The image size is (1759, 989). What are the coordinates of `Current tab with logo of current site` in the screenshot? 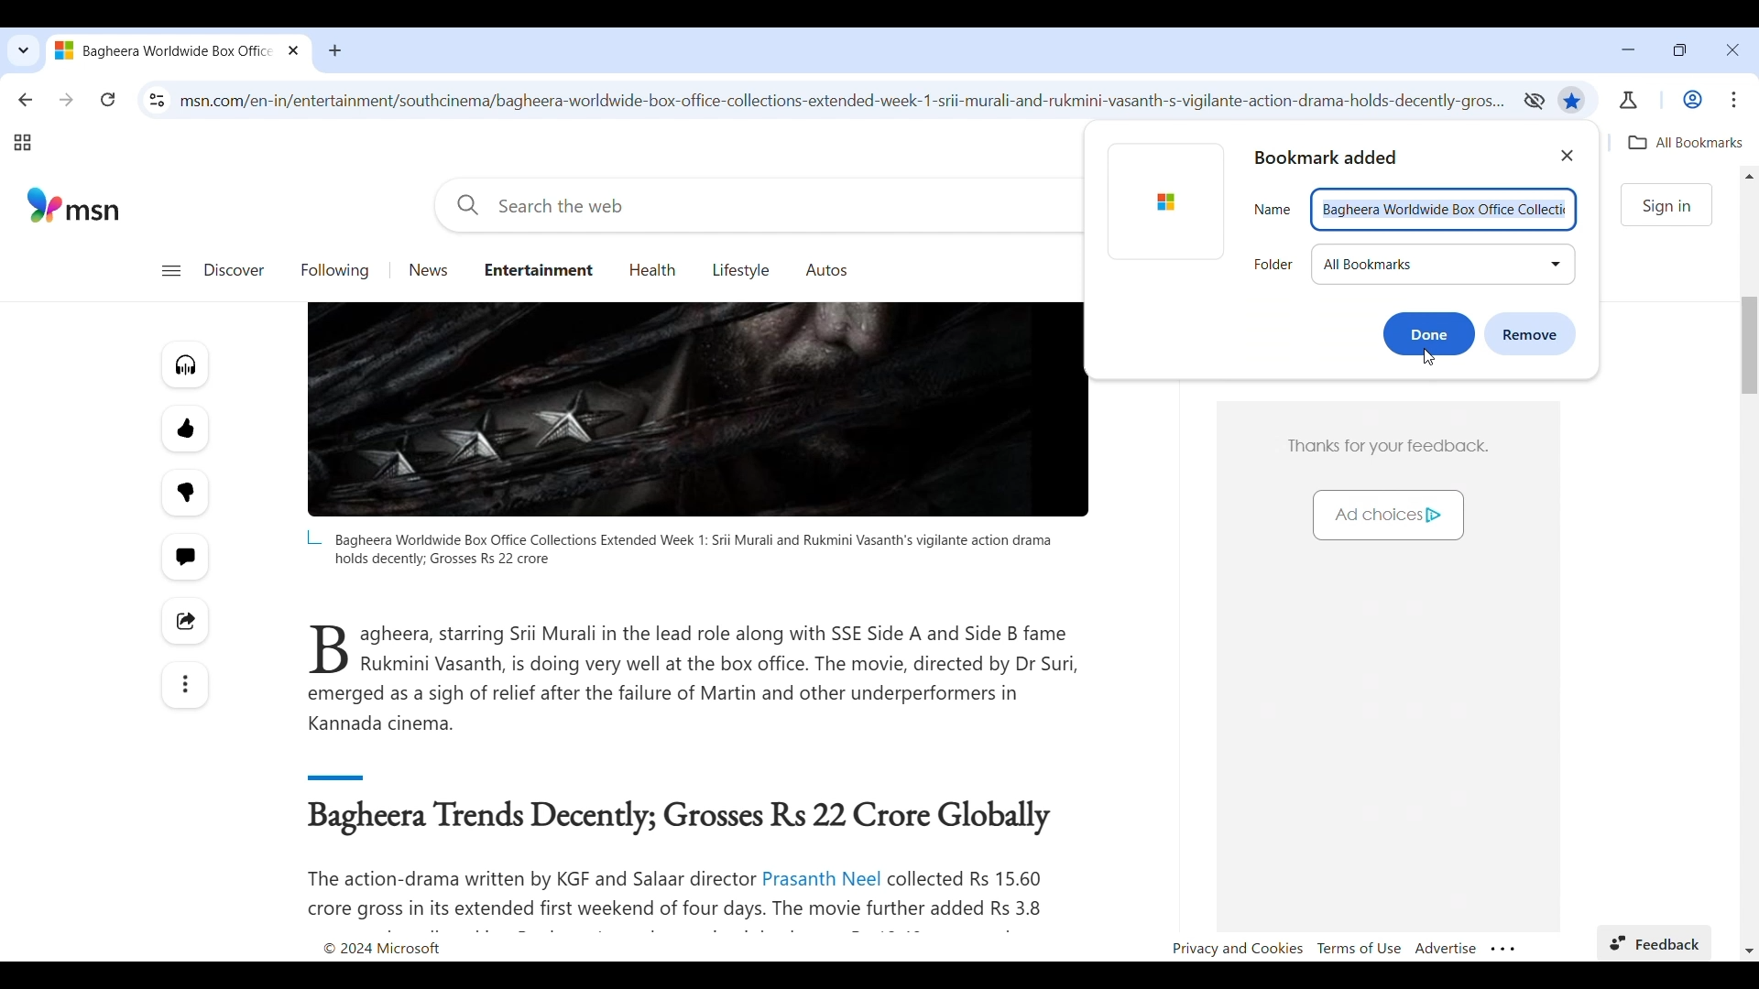 It's located at (164, 49).